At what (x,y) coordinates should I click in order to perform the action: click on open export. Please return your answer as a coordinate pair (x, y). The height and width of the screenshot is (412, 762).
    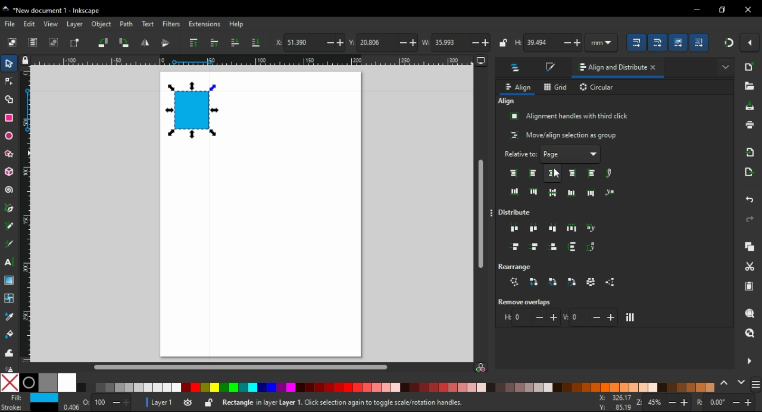
    Looking at the image, I should click on (749, 172).